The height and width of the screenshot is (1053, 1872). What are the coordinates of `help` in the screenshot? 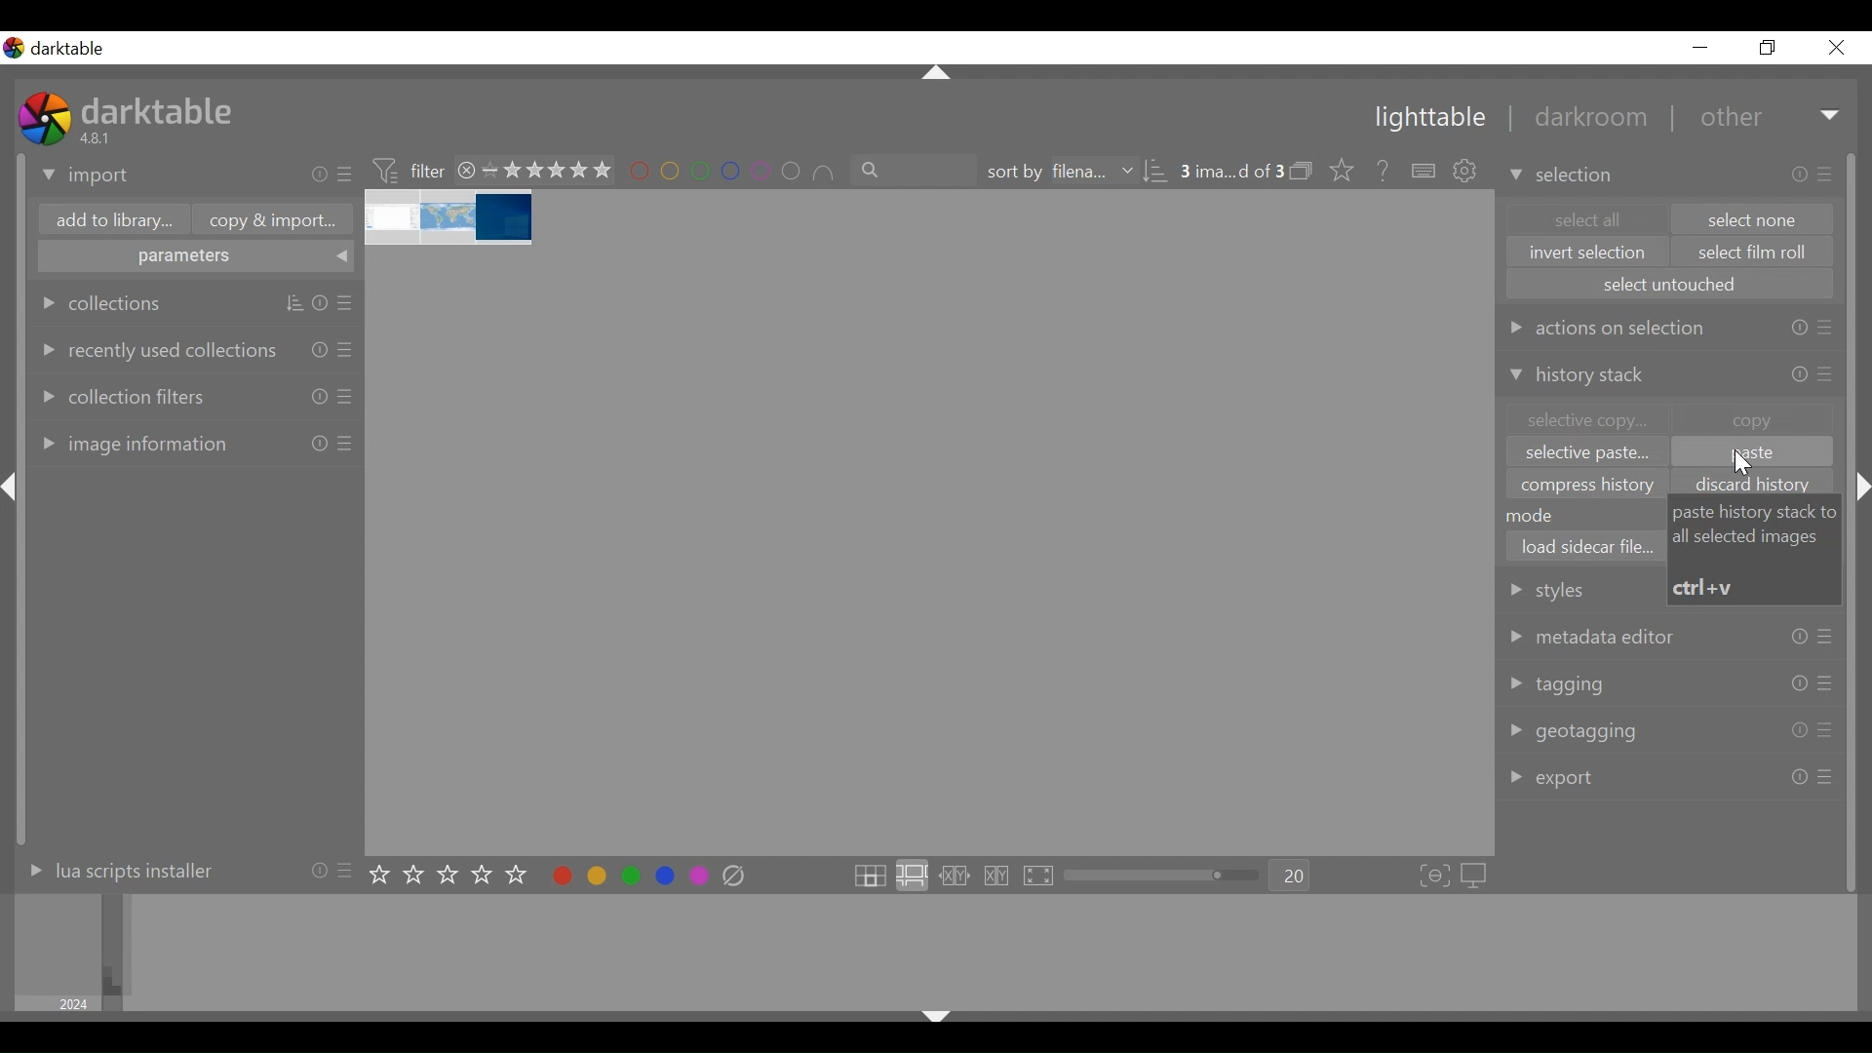 It's located at (1377, 172).